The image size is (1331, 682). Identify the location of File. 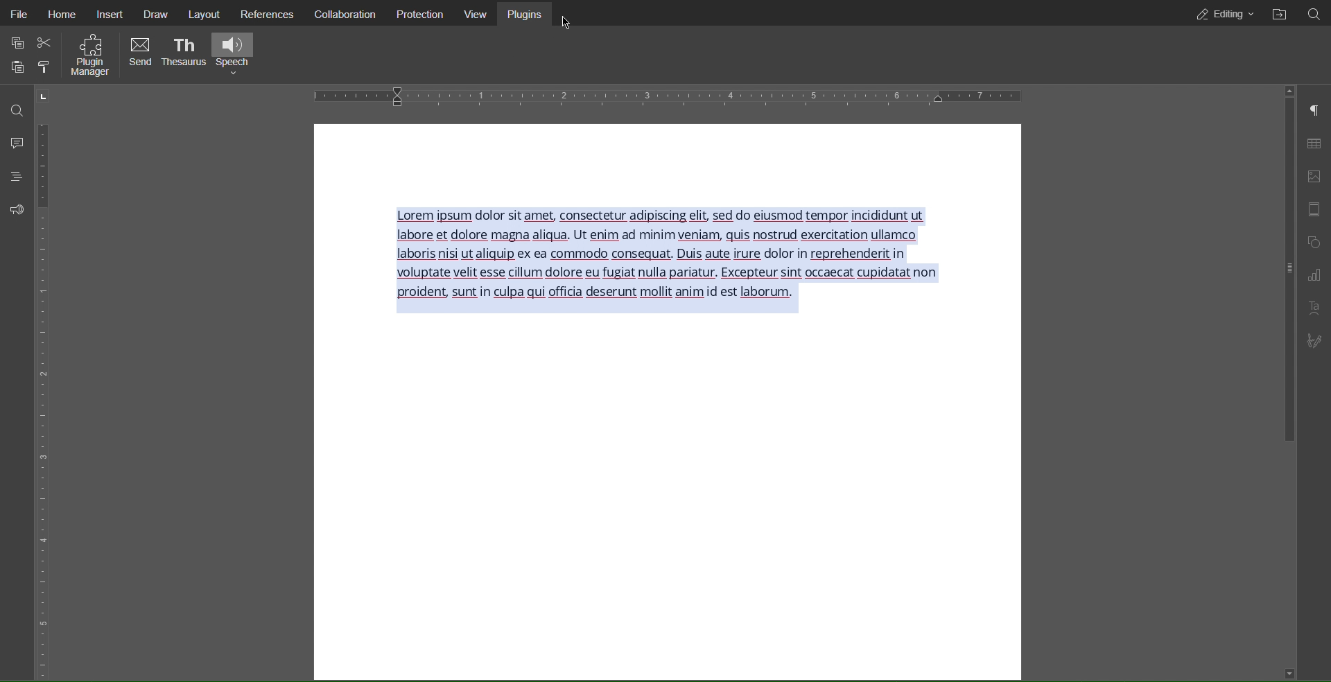
(18, 14).